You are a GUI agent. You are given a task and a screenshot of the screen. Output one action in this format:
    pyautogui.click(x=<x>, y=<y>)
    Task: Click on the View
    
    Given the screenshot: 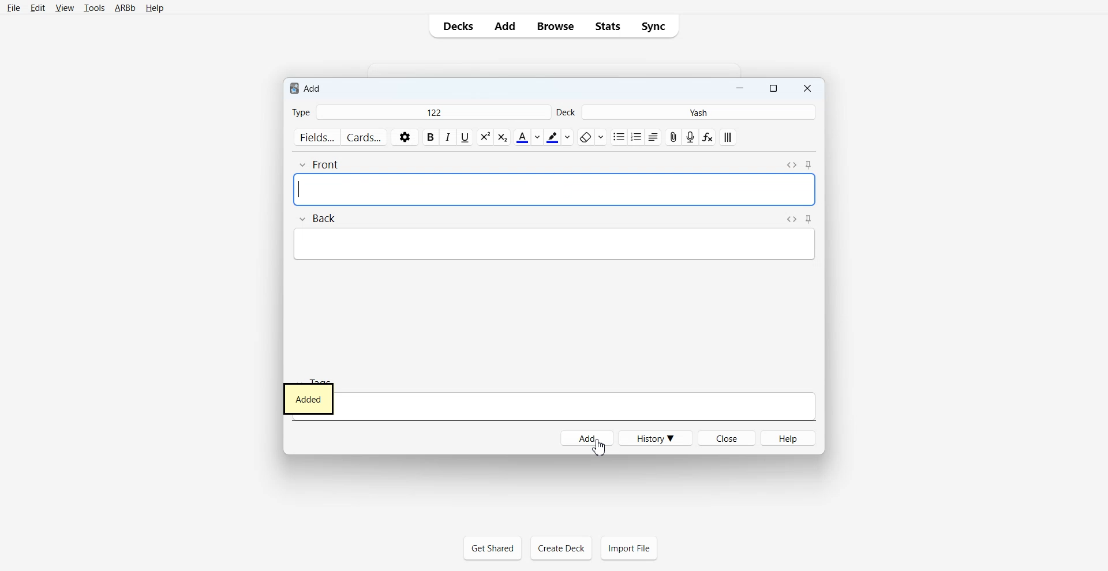 What is the action you would take?
    pyautogui.click(x=63, y=7)
    